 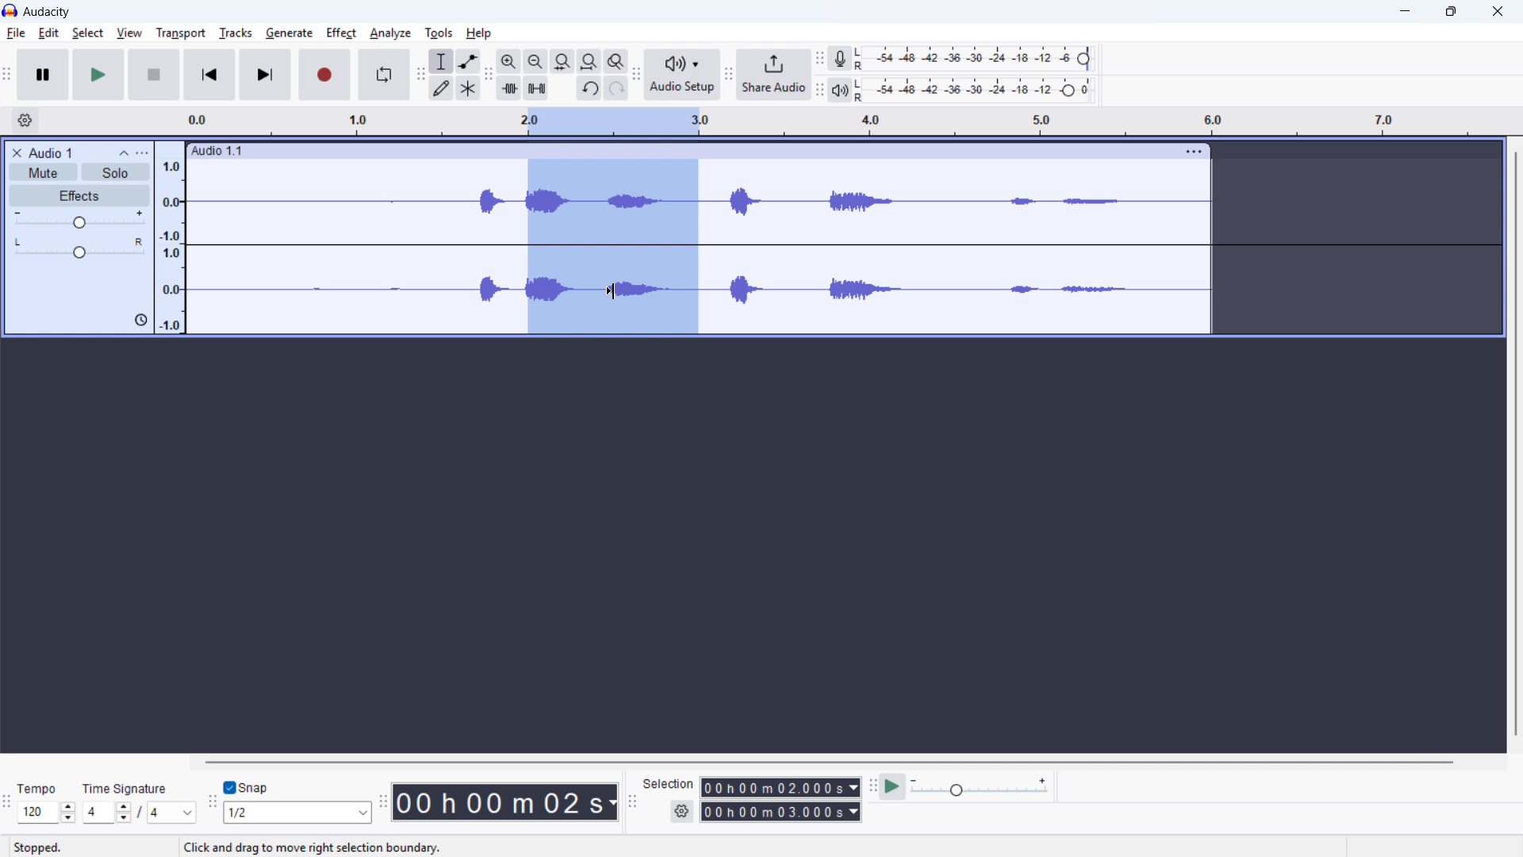 I want to click on 00 h 00 m 02 s, so click(x=507, y=802).